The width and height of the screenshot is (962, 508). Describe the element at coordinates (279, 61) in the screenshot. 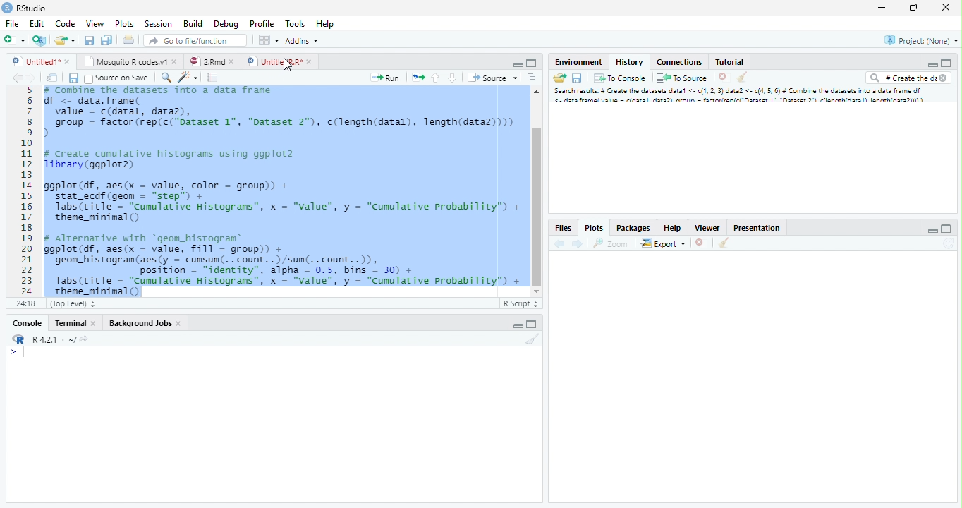

I see `UntitledR.R` at that location.